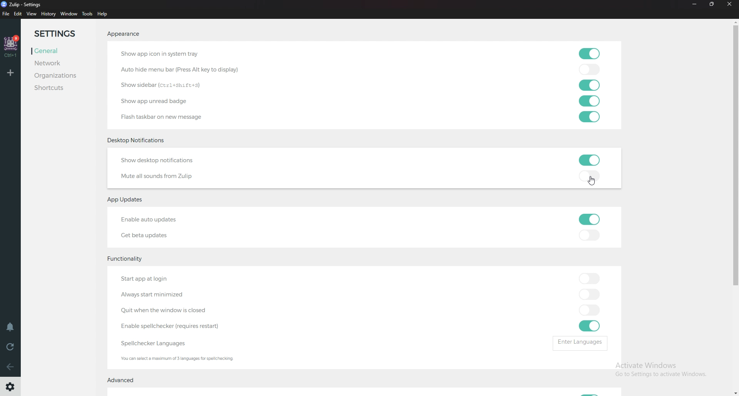 This screenshot has width=739, height=396. Describe the element at coordinates (32, 14) in the screenshot. I see `View` at that location.